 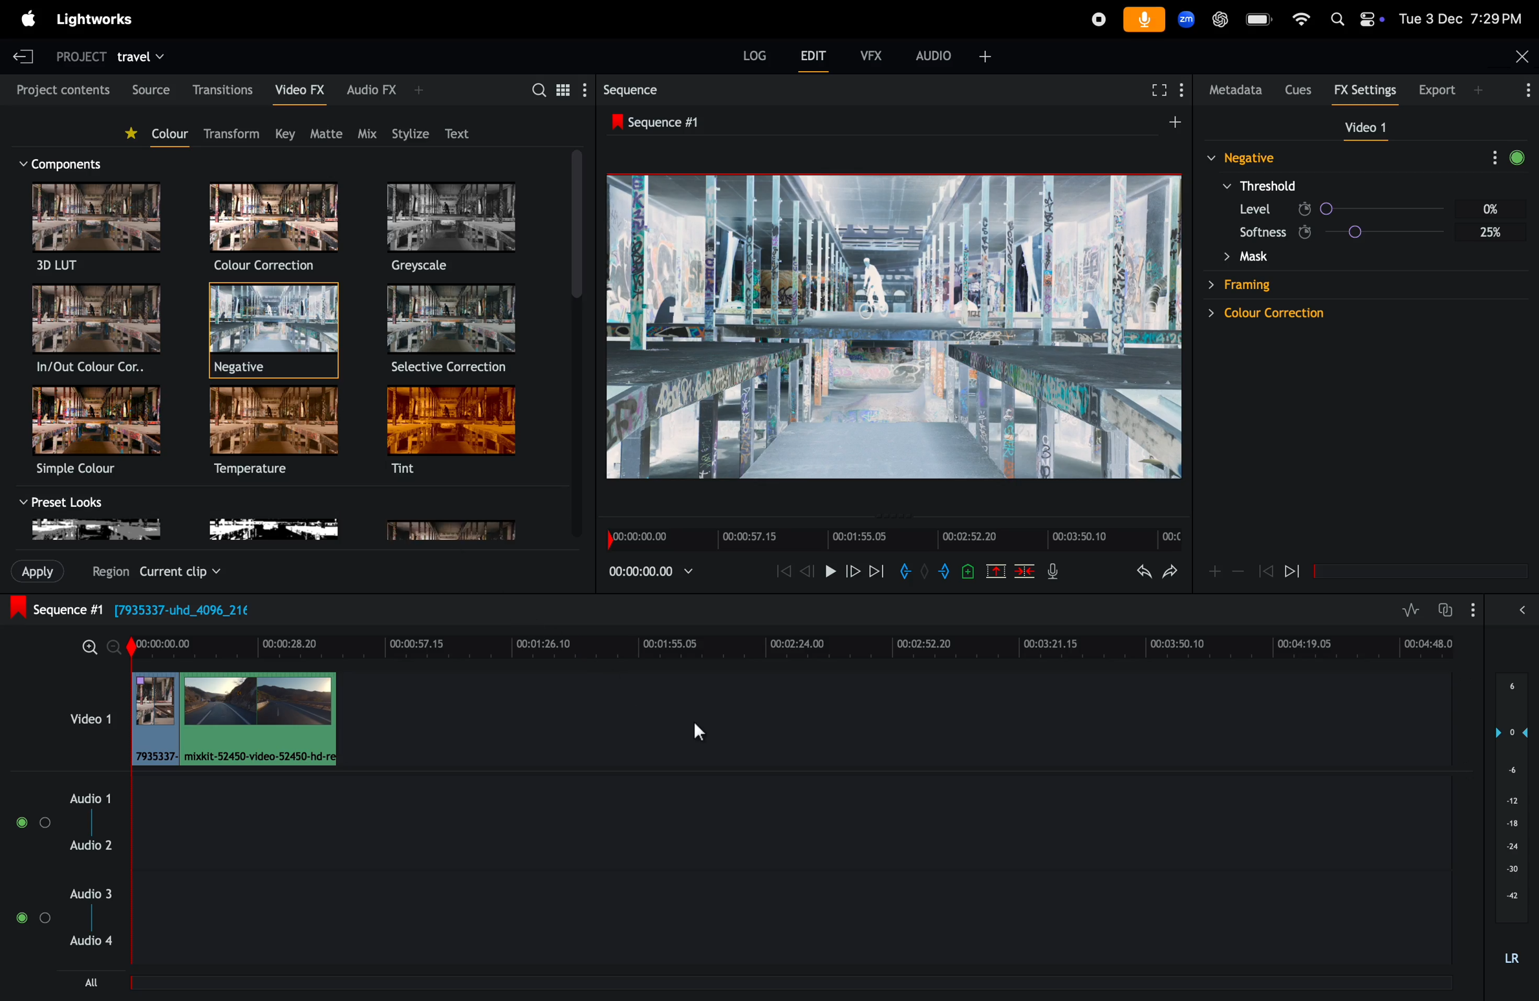 What do you see at coordinates (993, 570) in the screenshot?
I see `cut` at bounding box center [993, 570].